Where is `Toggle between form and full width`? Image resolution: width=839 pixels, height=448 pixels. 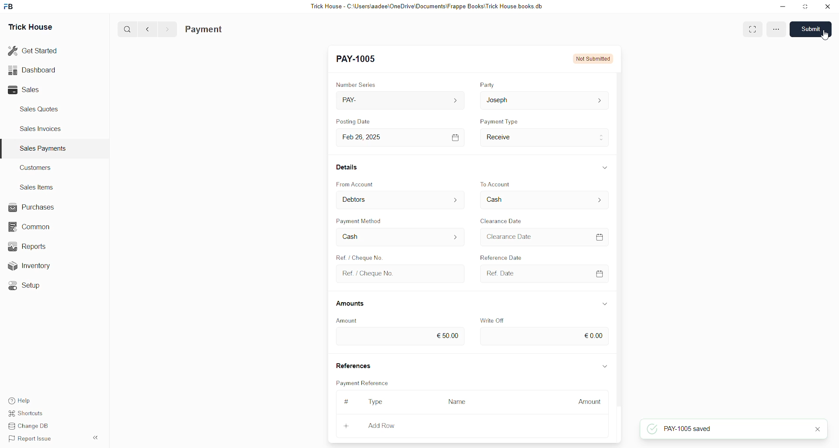
Toggle between form and full width is located at coordinates (751, 30).